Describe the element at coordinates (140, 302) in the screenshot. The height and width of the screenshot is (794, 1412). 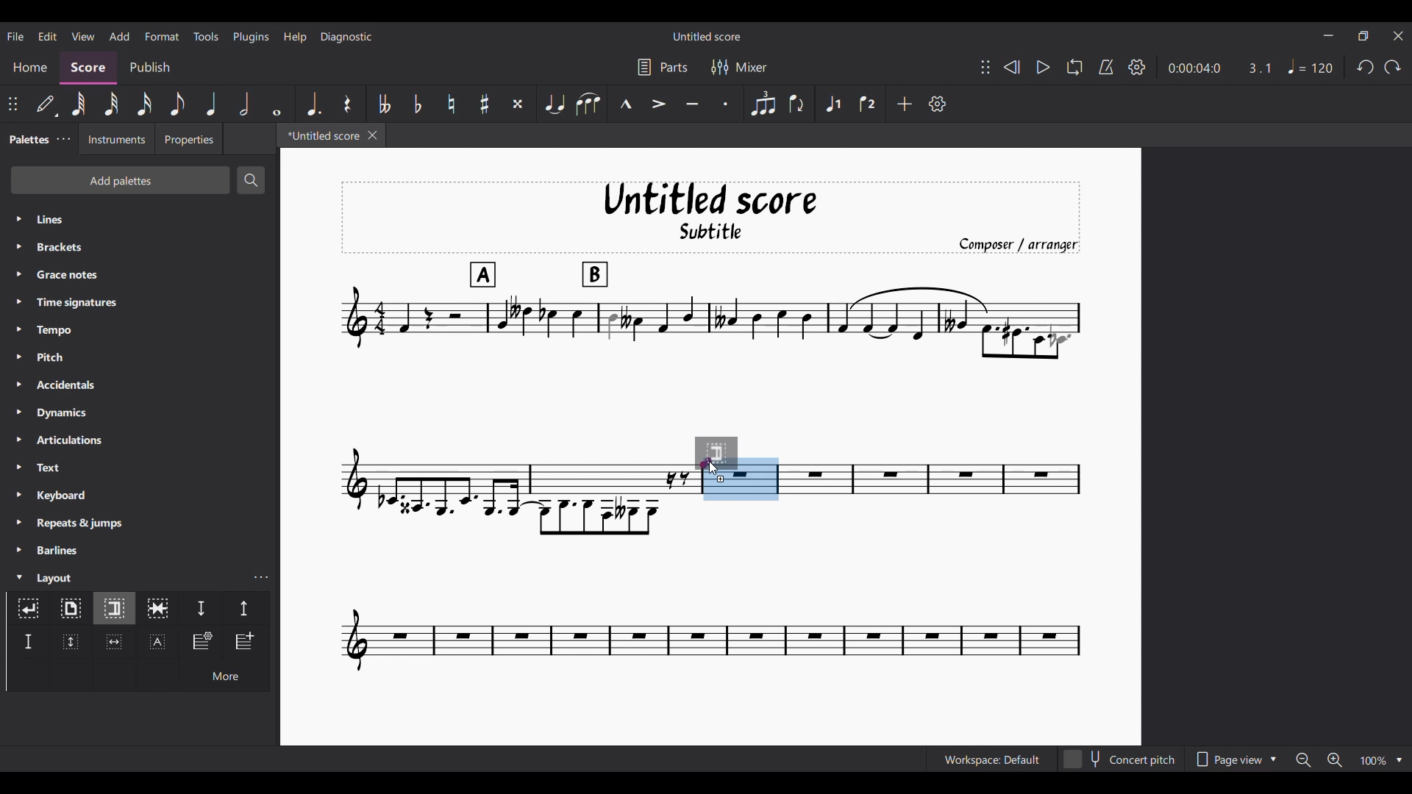
I see `Time signatures` at that location.